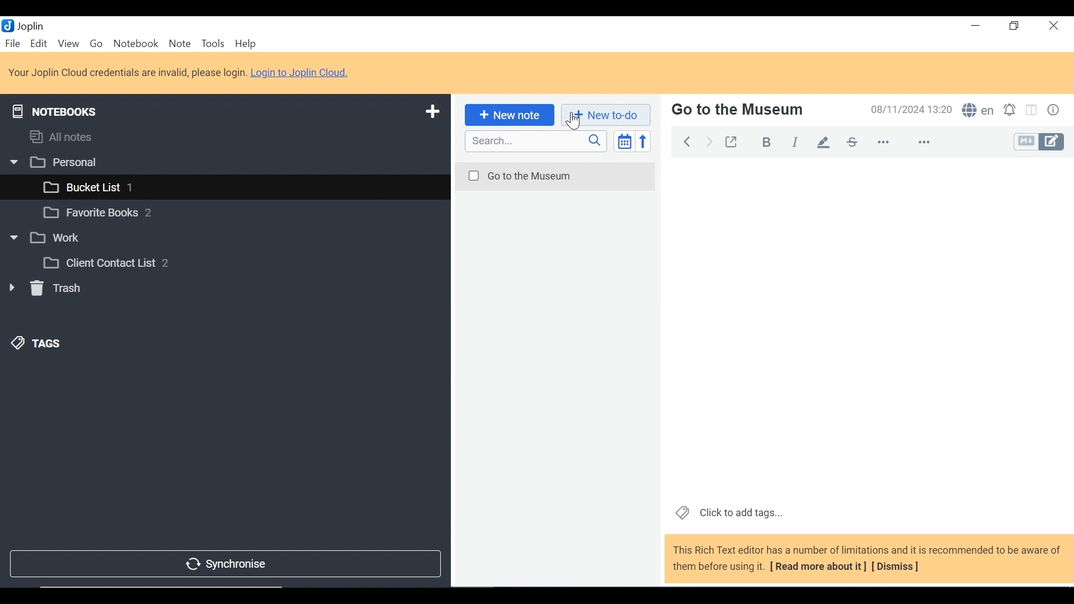 The height and width of the screenshot is (604, 1074). I want to click on Notebook, so click(226, 237).